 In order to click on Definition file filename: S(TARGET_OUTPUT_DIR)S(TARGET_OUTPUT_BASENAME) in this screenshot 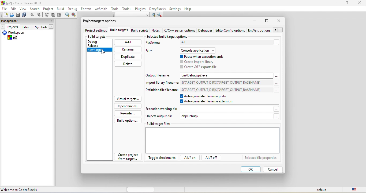, I will do `click(211, 90)`.